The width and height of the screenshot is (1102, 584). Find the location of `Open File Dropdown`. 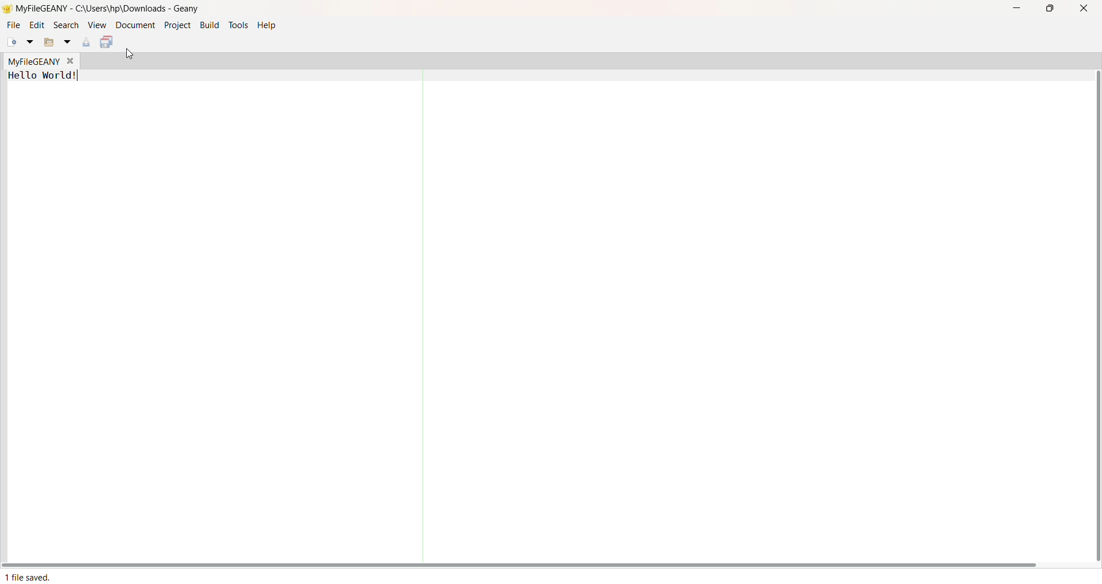

Open File Dropdown is located at coordinates (68, 42).